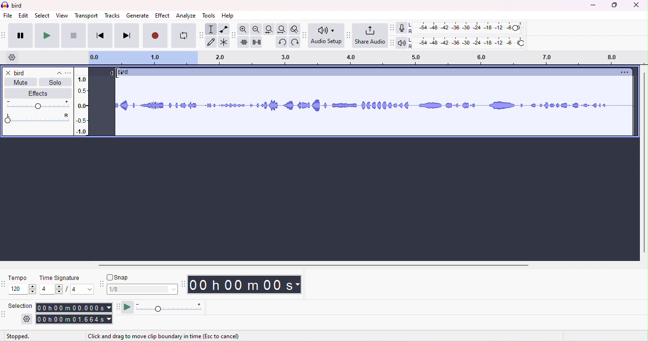 The height and width of the screenshot is (342, 648). I want to click on solo, so click(55, 84).